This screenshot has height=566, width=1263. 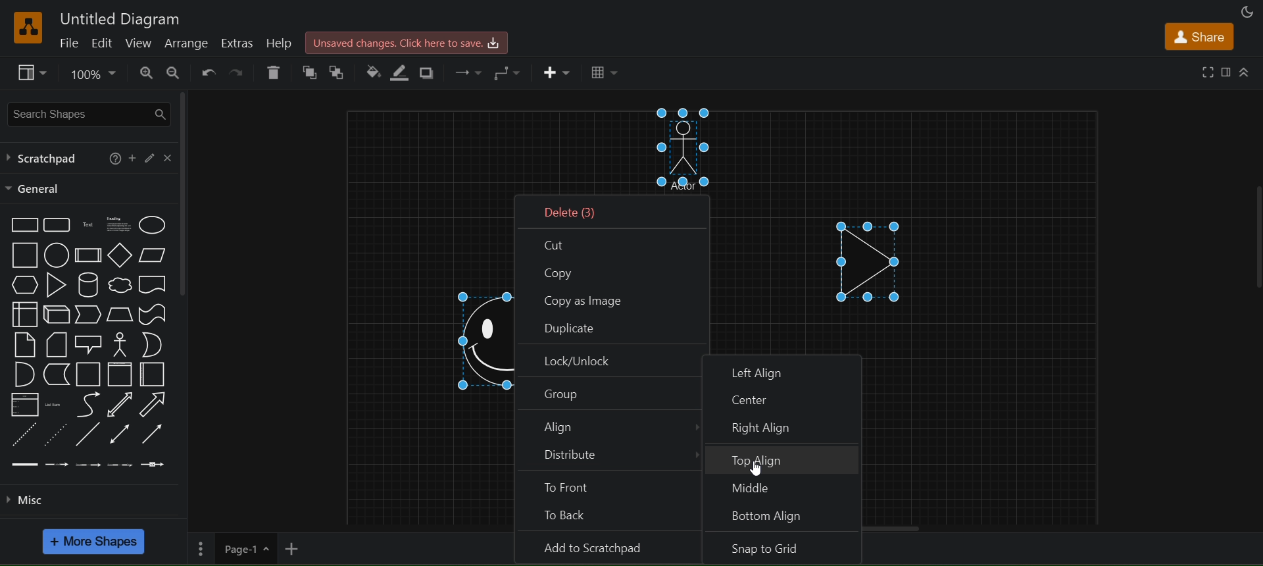 What do you see at coordinates (787, 487) in the screenshot?
I see `middle` at bounding box center [787, 487].